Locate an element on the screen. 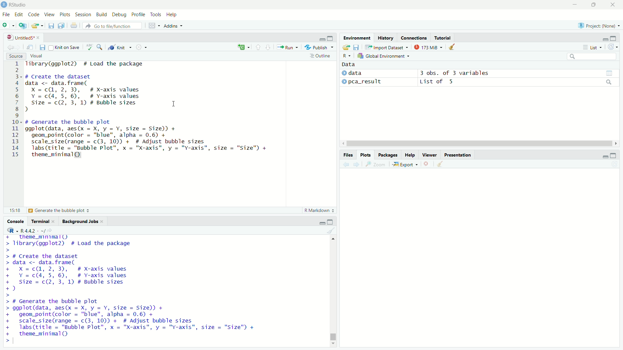 Image resolution: width=623 pixels, height=350 pixels. presentation is located at coordinates (458, 155).